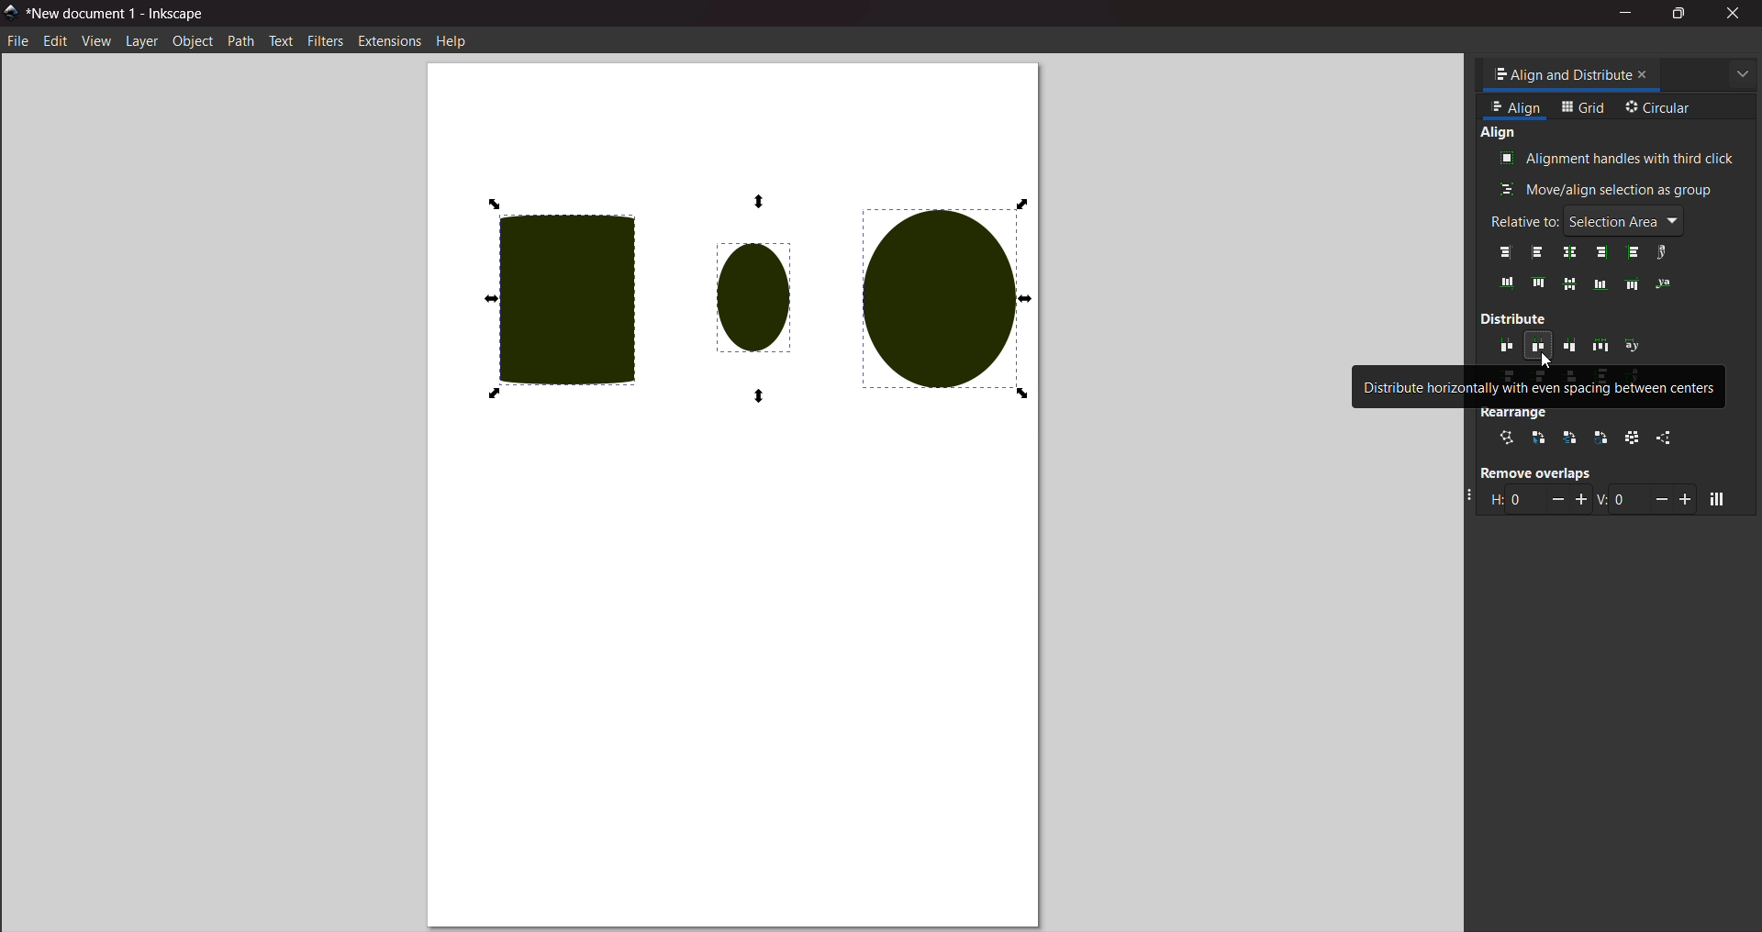 The image size is (1762, 932). What do you see at coordinates (1666, 439) in the screenshot?
I see `unclump` at bounding box center [1666, 439].